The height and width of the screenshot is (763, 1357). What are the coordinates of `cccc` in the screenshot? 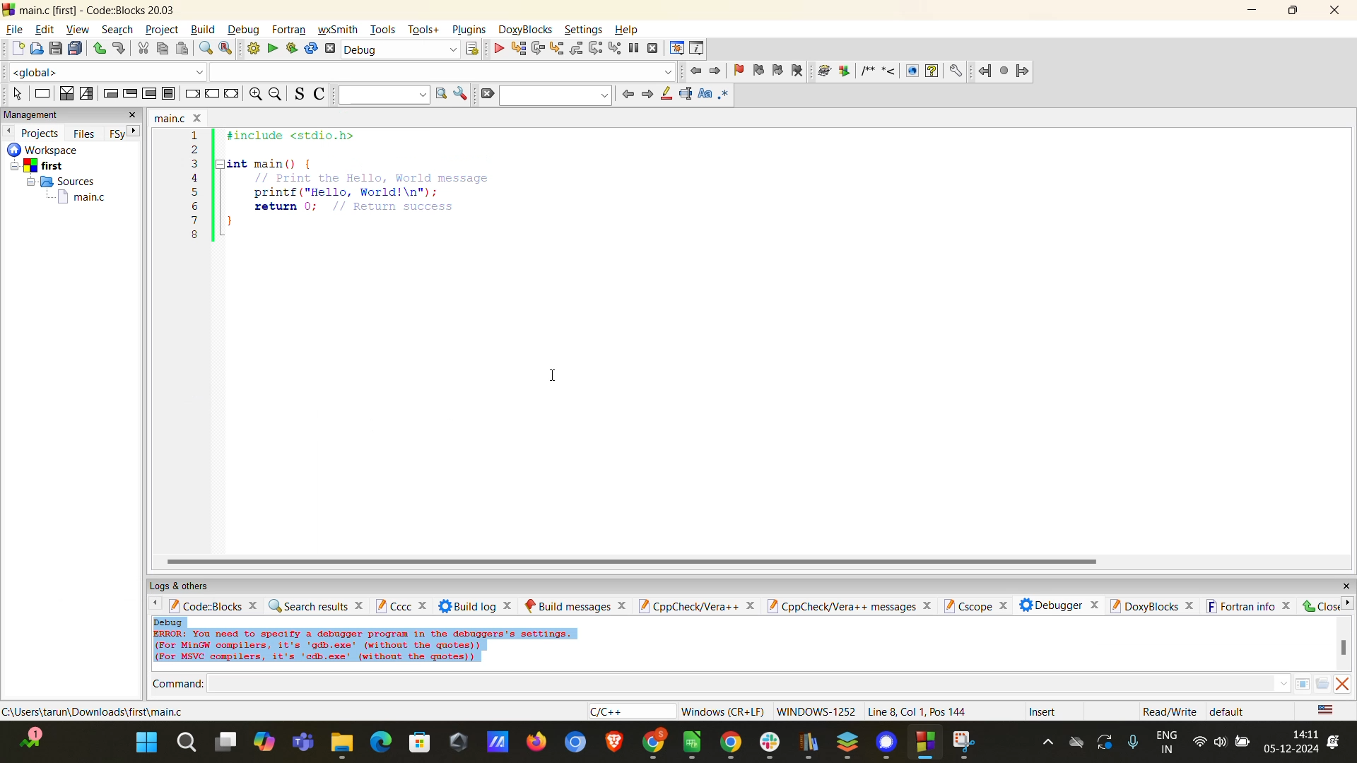 It's located at (401, 605).